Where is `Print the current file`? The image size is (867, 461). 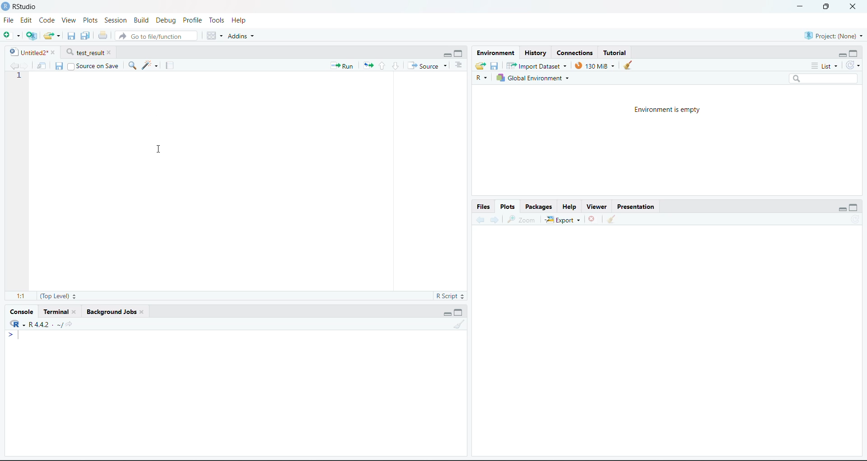 Print the current file is located at coordinates (103, 34).